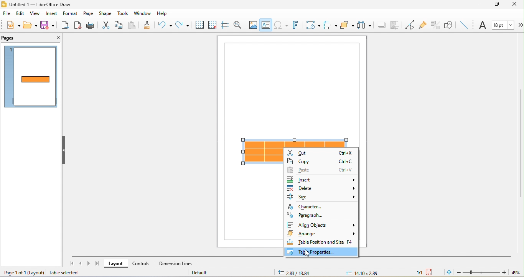 Image resolution: width=524 pixels, height=277 pixels. What do you see at coordinates (448, 272) in the screenshot?
I see `fit page to current window` at bounding box center [448, 272].